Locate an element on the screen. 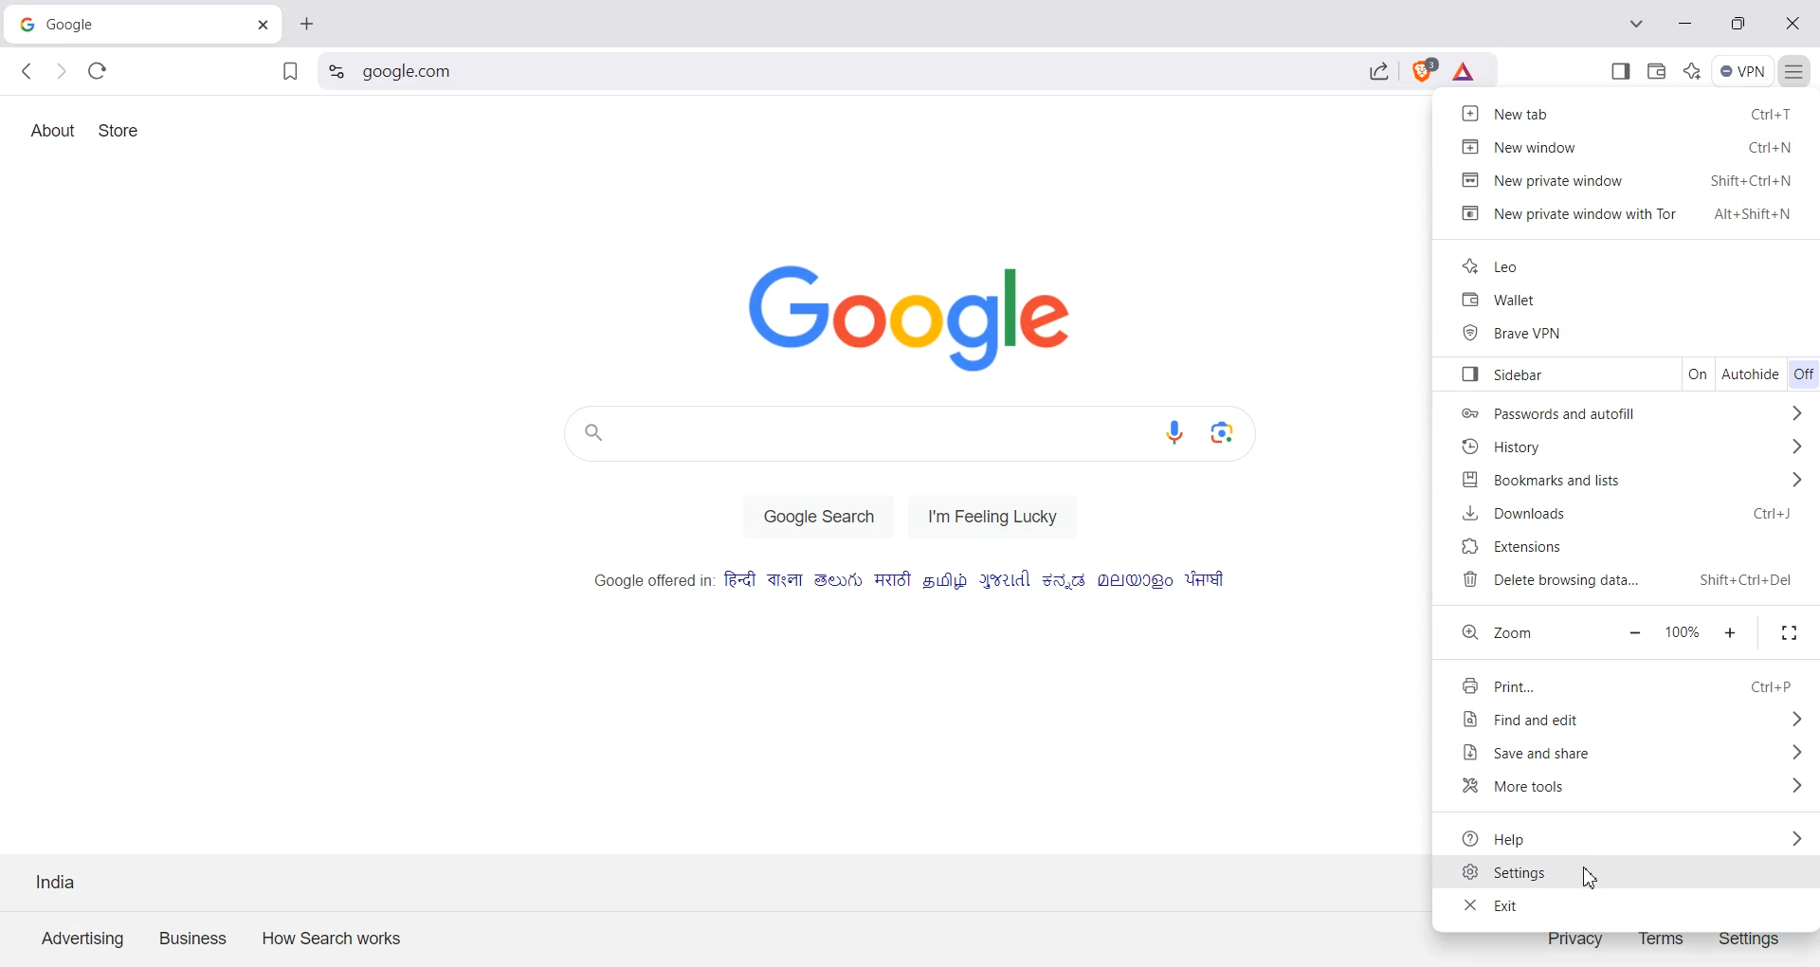 Image resolution: width=1820 pixels, height=967 pixels. New tab is located at coordinates (1629, 112).